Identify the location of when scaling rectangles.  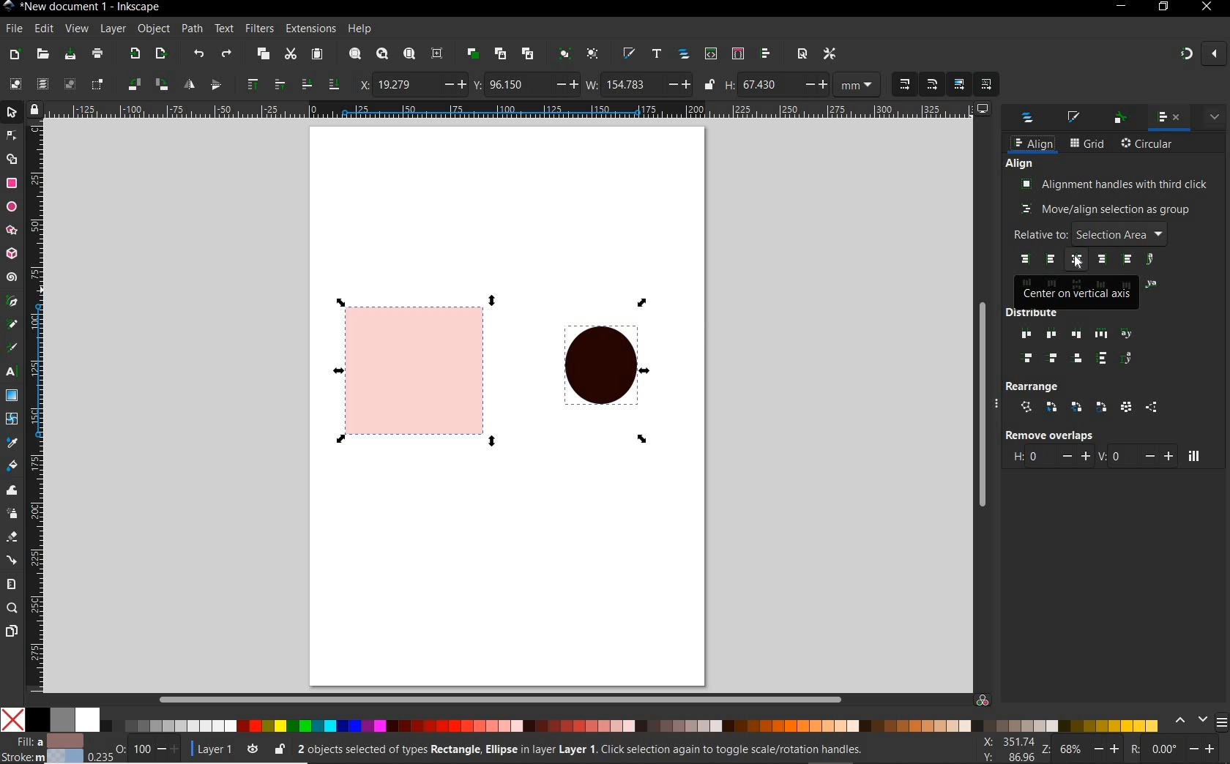
(932, 85).